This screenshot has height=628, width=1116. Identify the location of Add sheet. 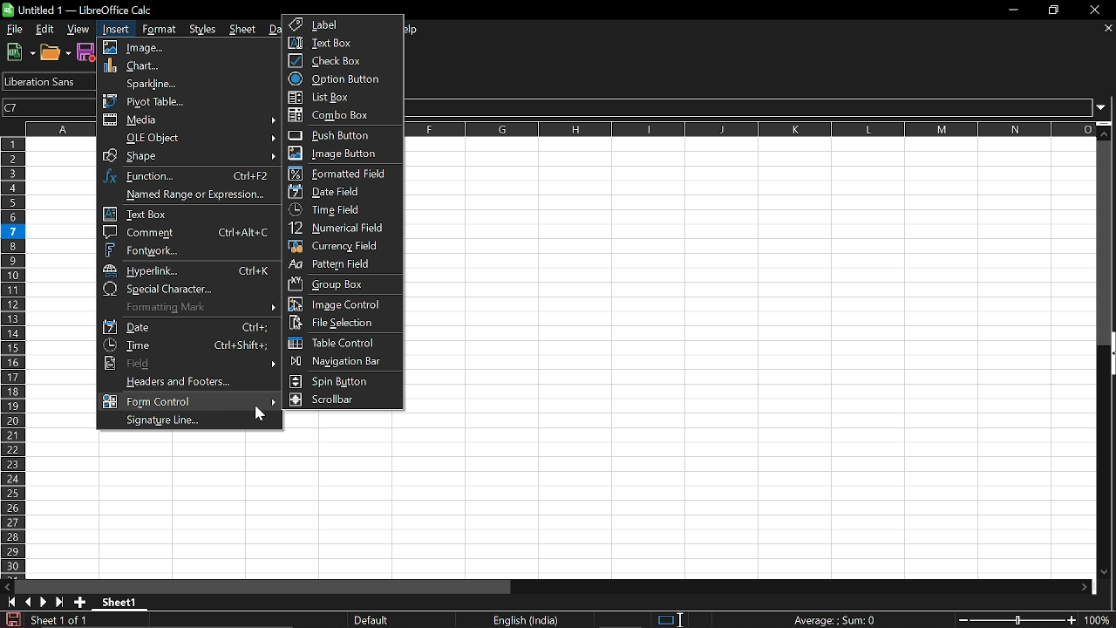
(79, 602).